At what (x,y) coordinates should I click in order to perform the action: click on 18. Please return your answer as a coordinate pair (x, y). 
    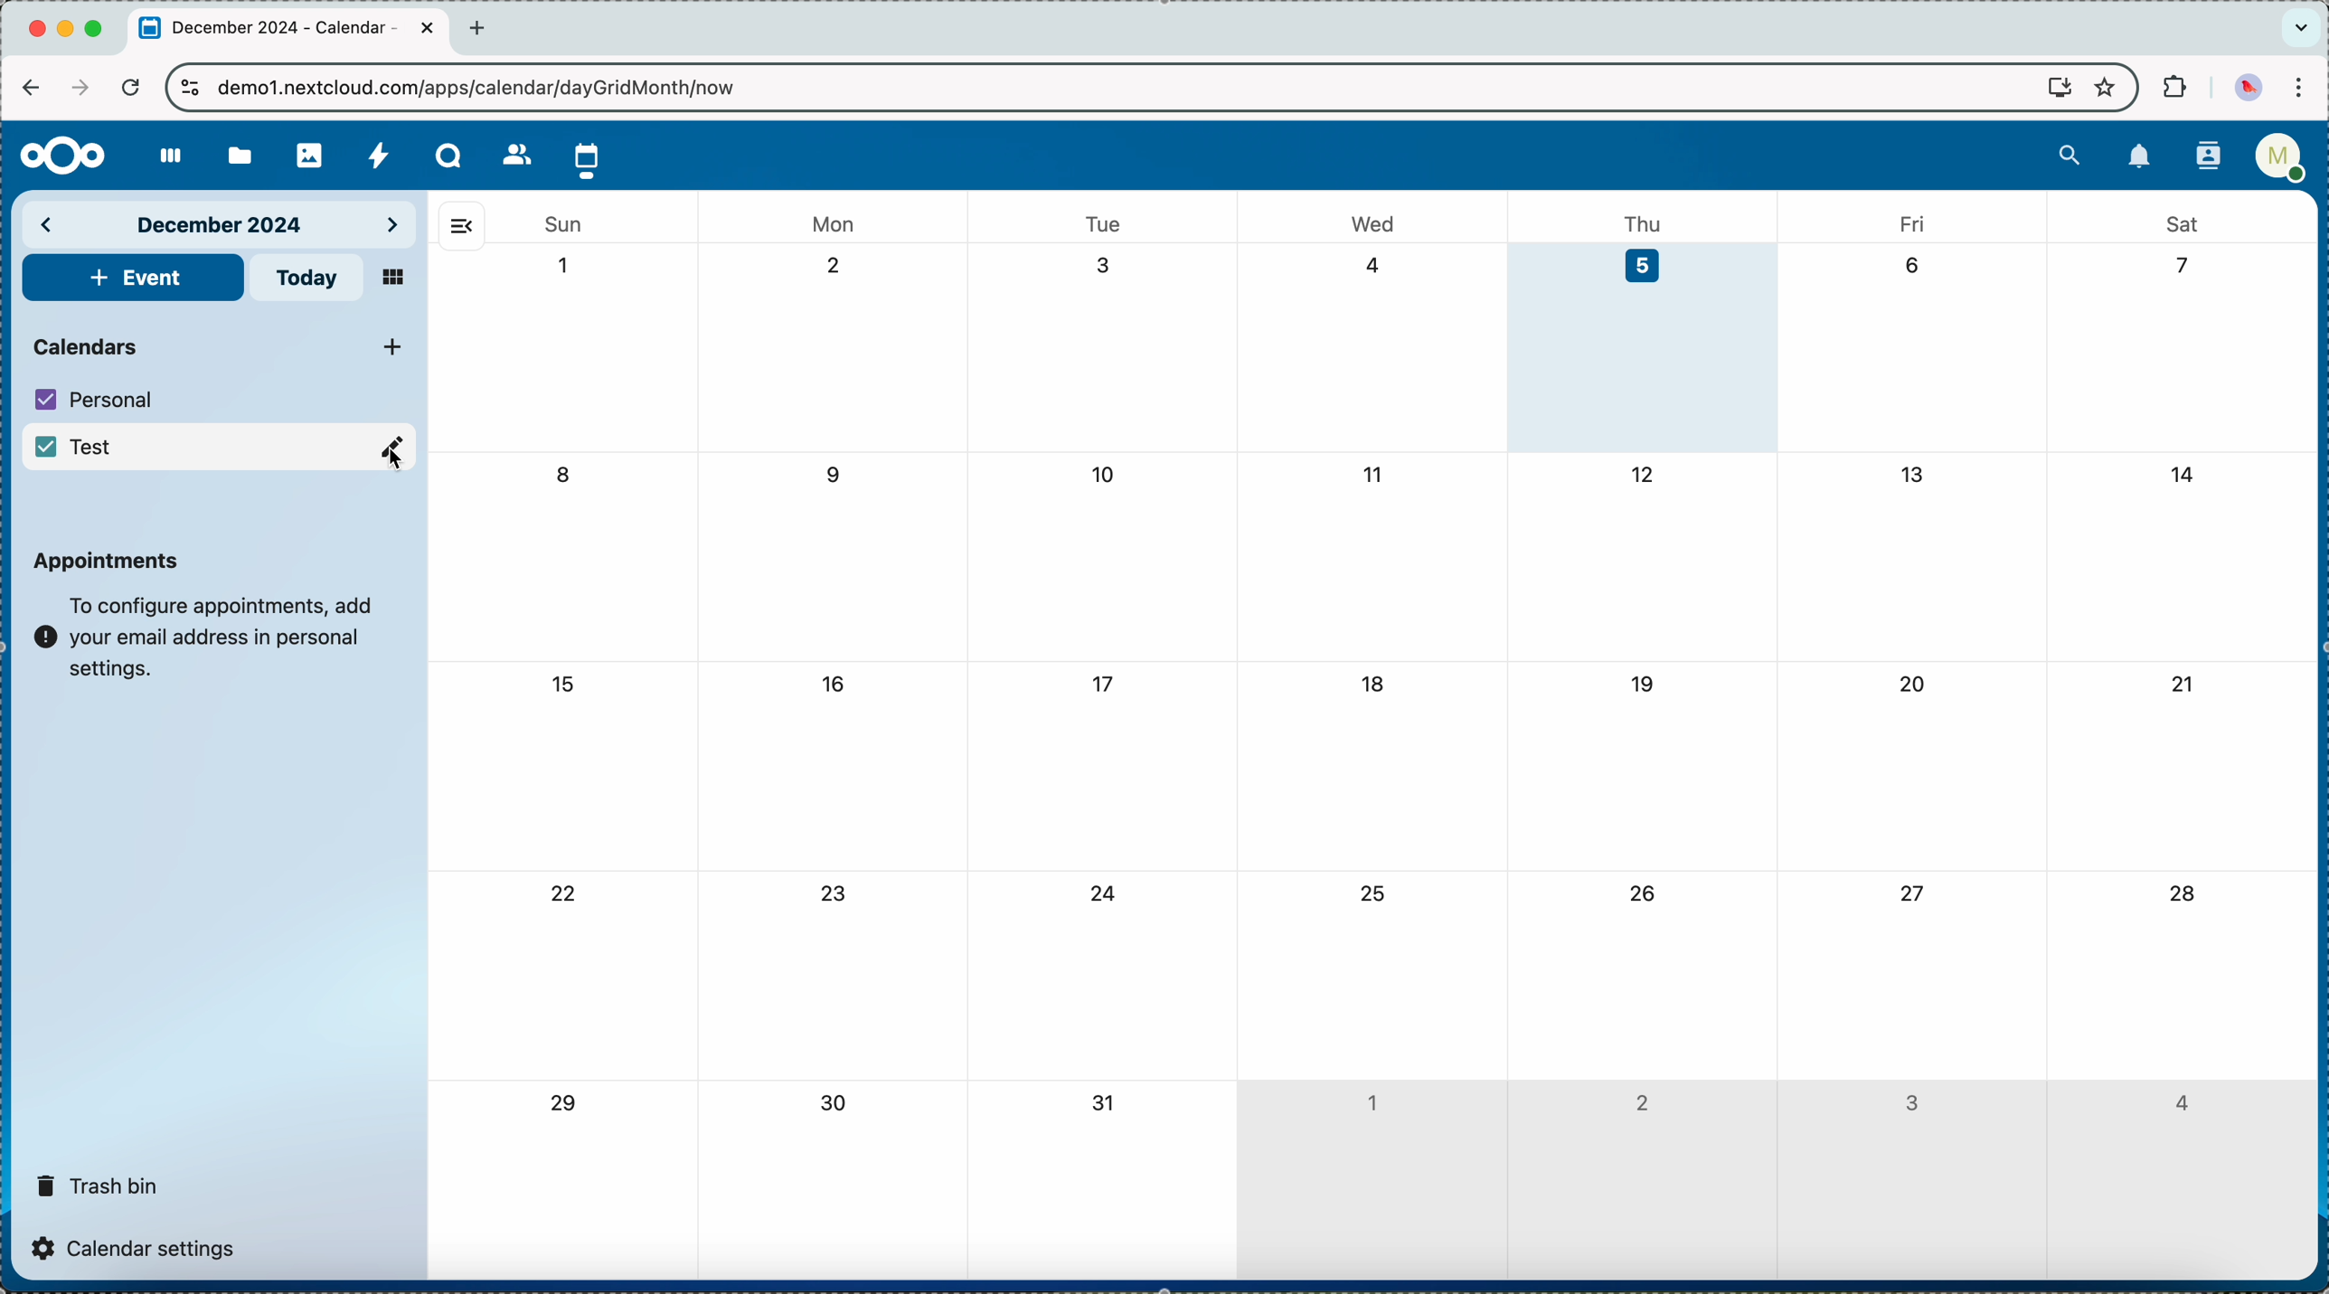
    Looking at the image, I should click on (1375, 684).